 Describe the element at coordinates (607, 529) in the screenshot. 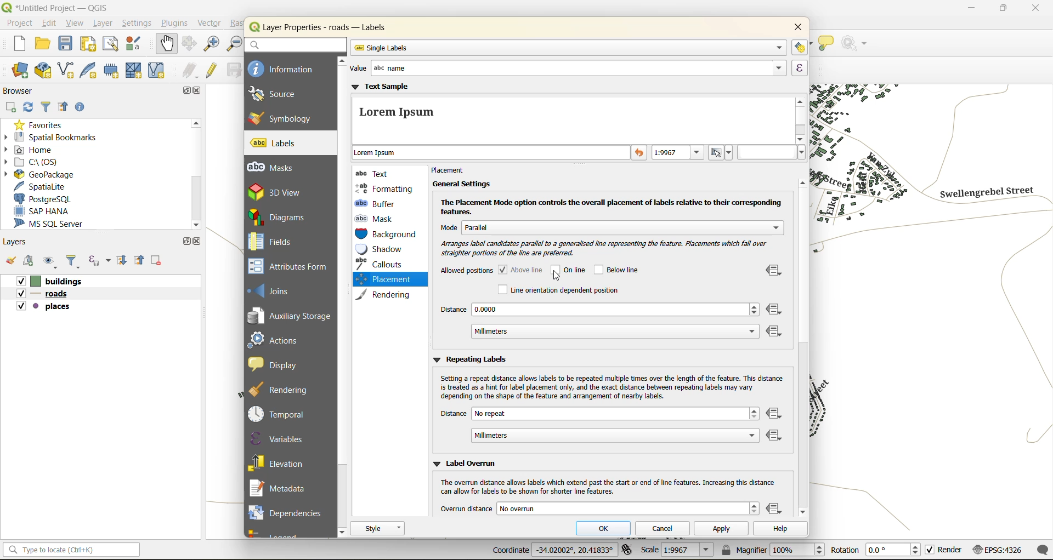

I see `ok` at that location.